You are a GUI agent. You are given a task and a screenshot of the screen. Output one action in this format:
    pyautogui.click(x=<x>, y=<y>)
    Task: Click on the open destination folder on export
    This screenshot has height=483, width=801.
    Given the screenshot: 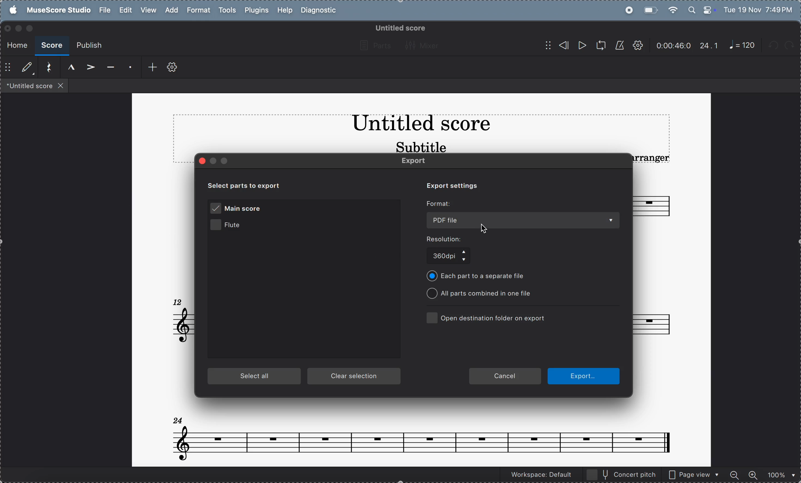 What is the action you would take?
    pyautogui.click(x=495, y=318)
    